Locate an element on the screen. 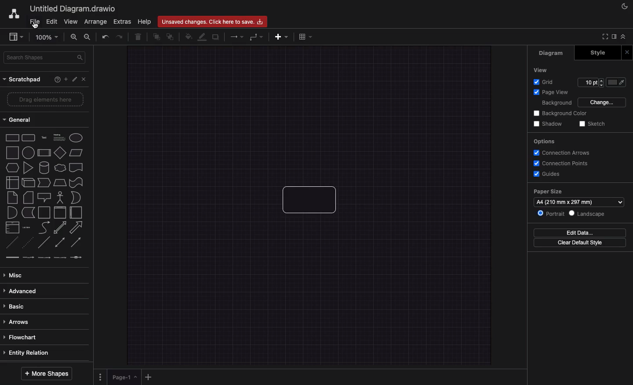 The image size is (633, 385). Fill is located at coordinates (619, 83).